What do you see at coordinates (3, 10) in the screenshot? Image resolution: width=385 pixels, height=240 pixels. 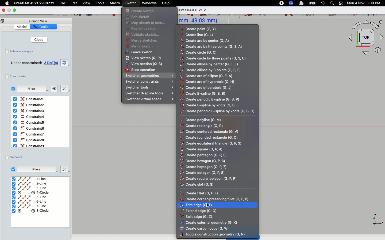 I see `Close` at bounding box center [3, 10].